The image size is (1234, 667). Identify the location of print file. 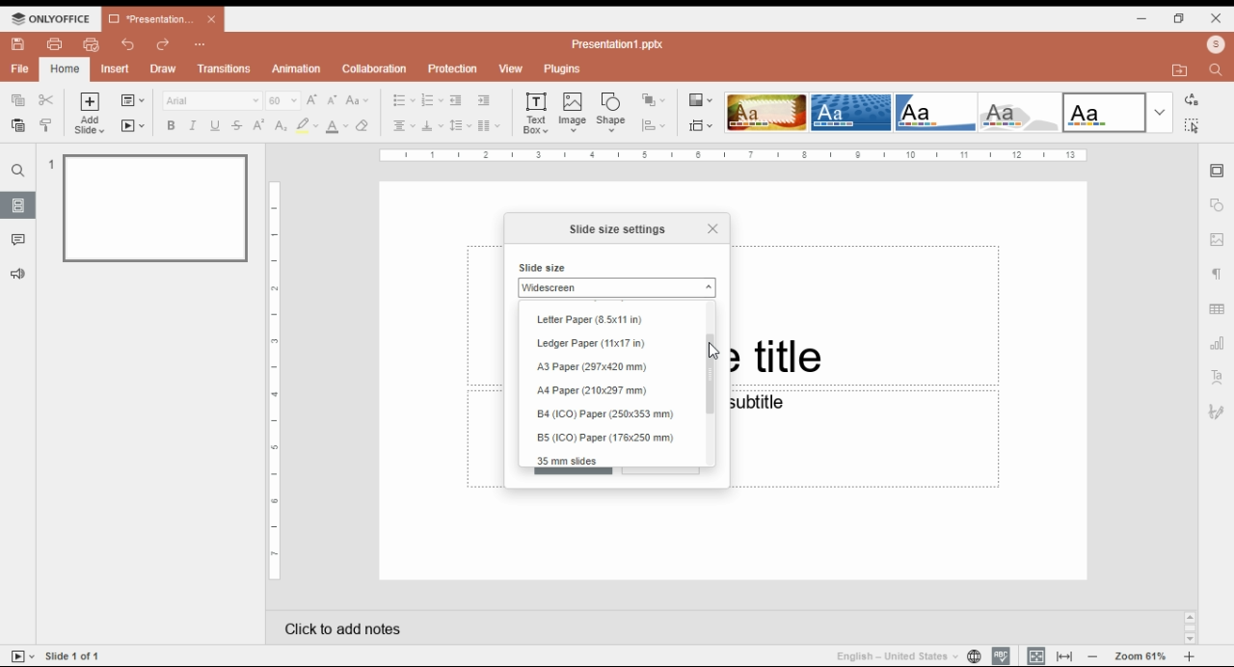
(55, 44).